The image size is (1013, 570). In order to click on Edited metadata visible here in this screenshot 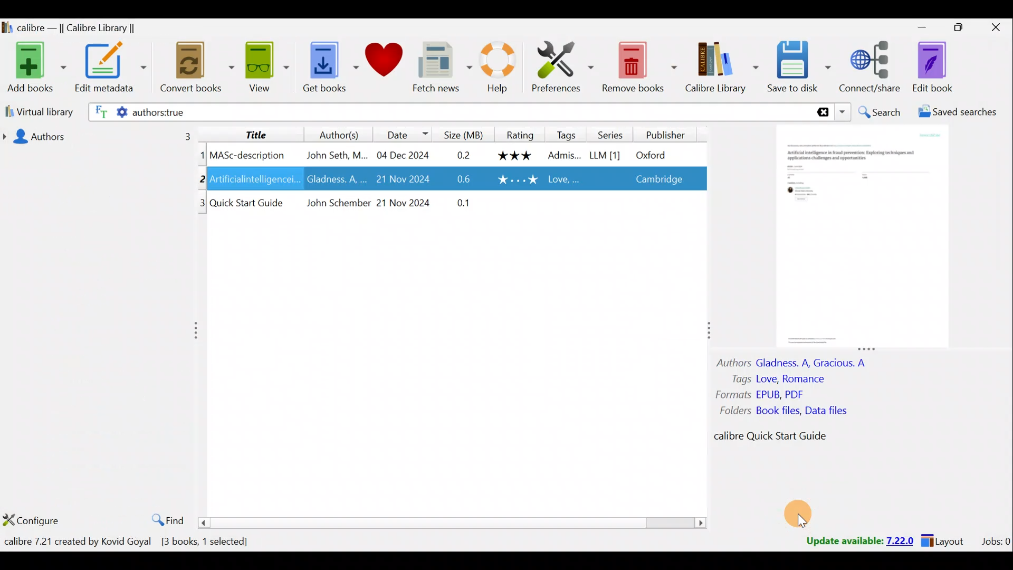, I will do `click(455, 178)`.